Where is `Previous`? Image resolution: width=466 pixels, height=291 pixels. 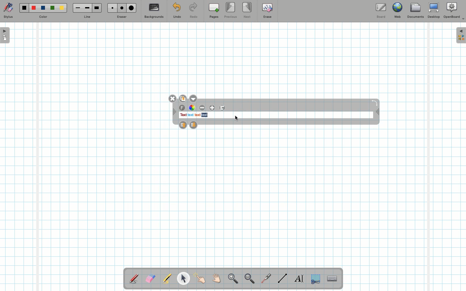
Previous is located at coordinates (231, 11).